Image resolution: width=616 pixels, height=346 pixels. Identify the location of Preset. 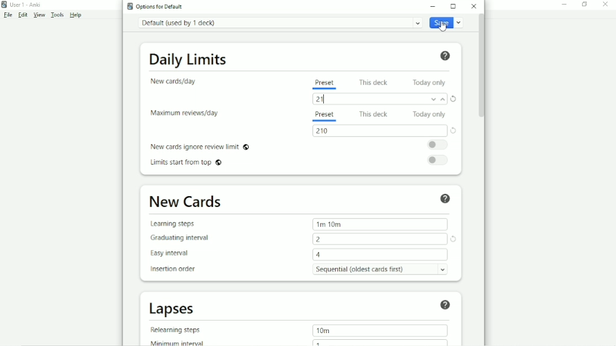
(324, 117).